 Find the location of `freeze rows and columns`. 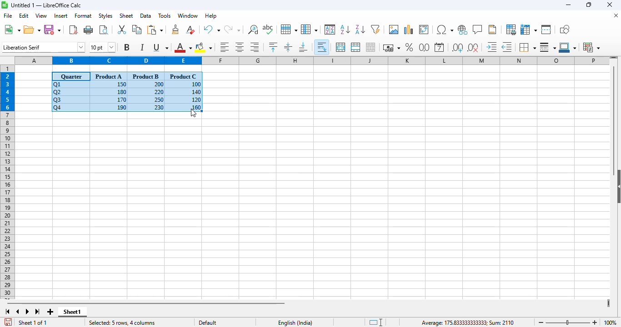

freeze rows and columns is located at coordinates (529, 30).